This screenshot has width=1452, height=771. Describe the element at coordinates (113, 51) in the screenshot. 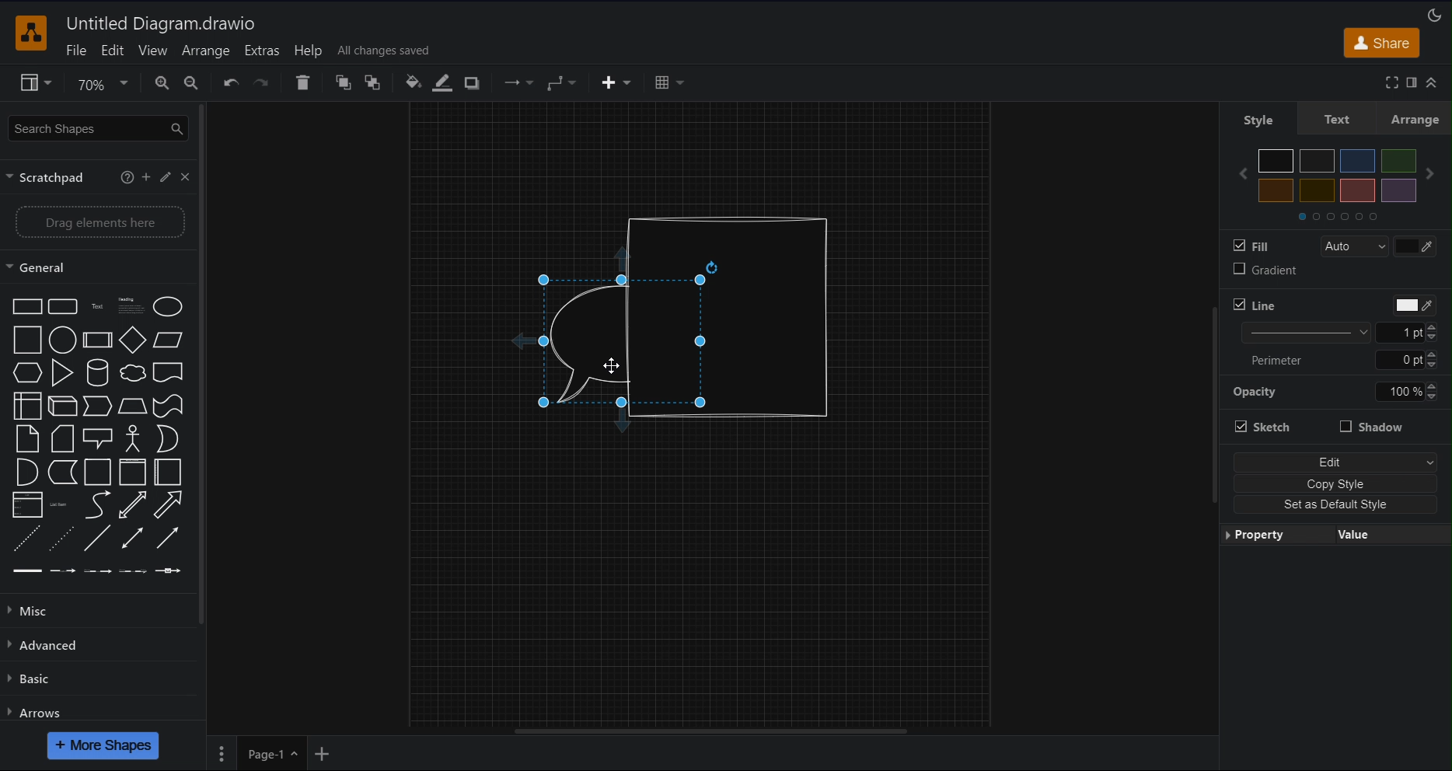

I see `Edit` at that location.